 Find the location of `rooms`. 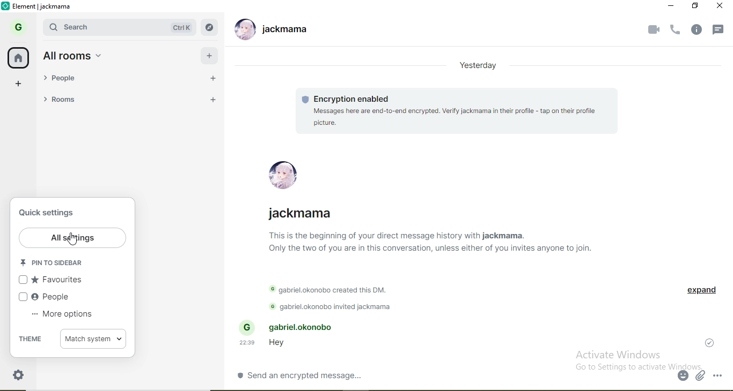

rooms is located at coordinates (70, 101).